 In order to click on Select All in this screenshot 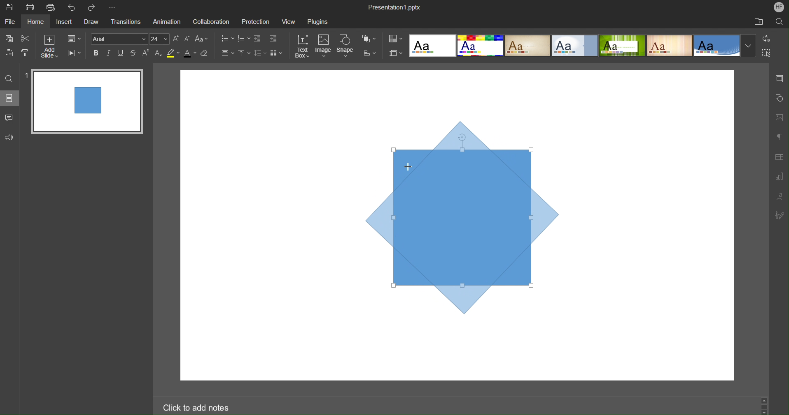, I will do `click(767, 53)`.